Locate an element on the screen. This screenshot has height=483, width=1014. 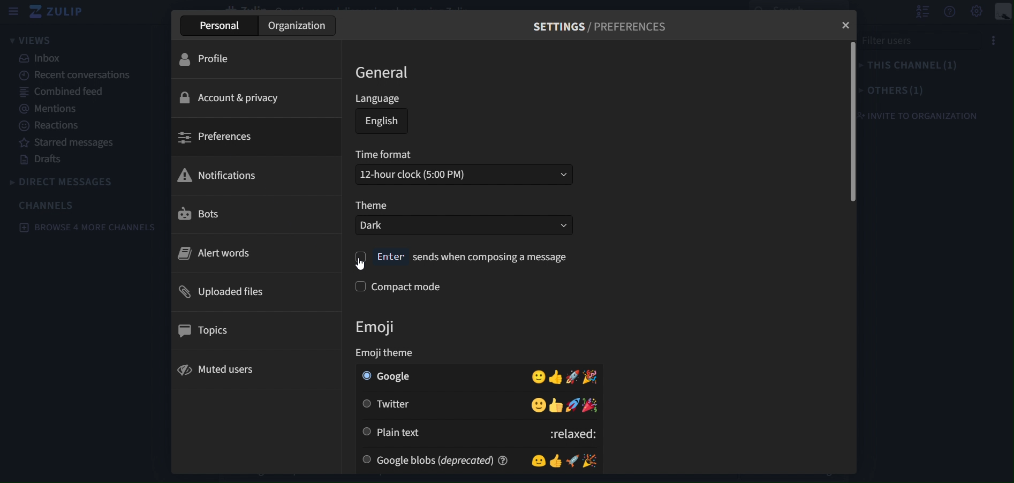
drafts is located at coordinates (41, 160).